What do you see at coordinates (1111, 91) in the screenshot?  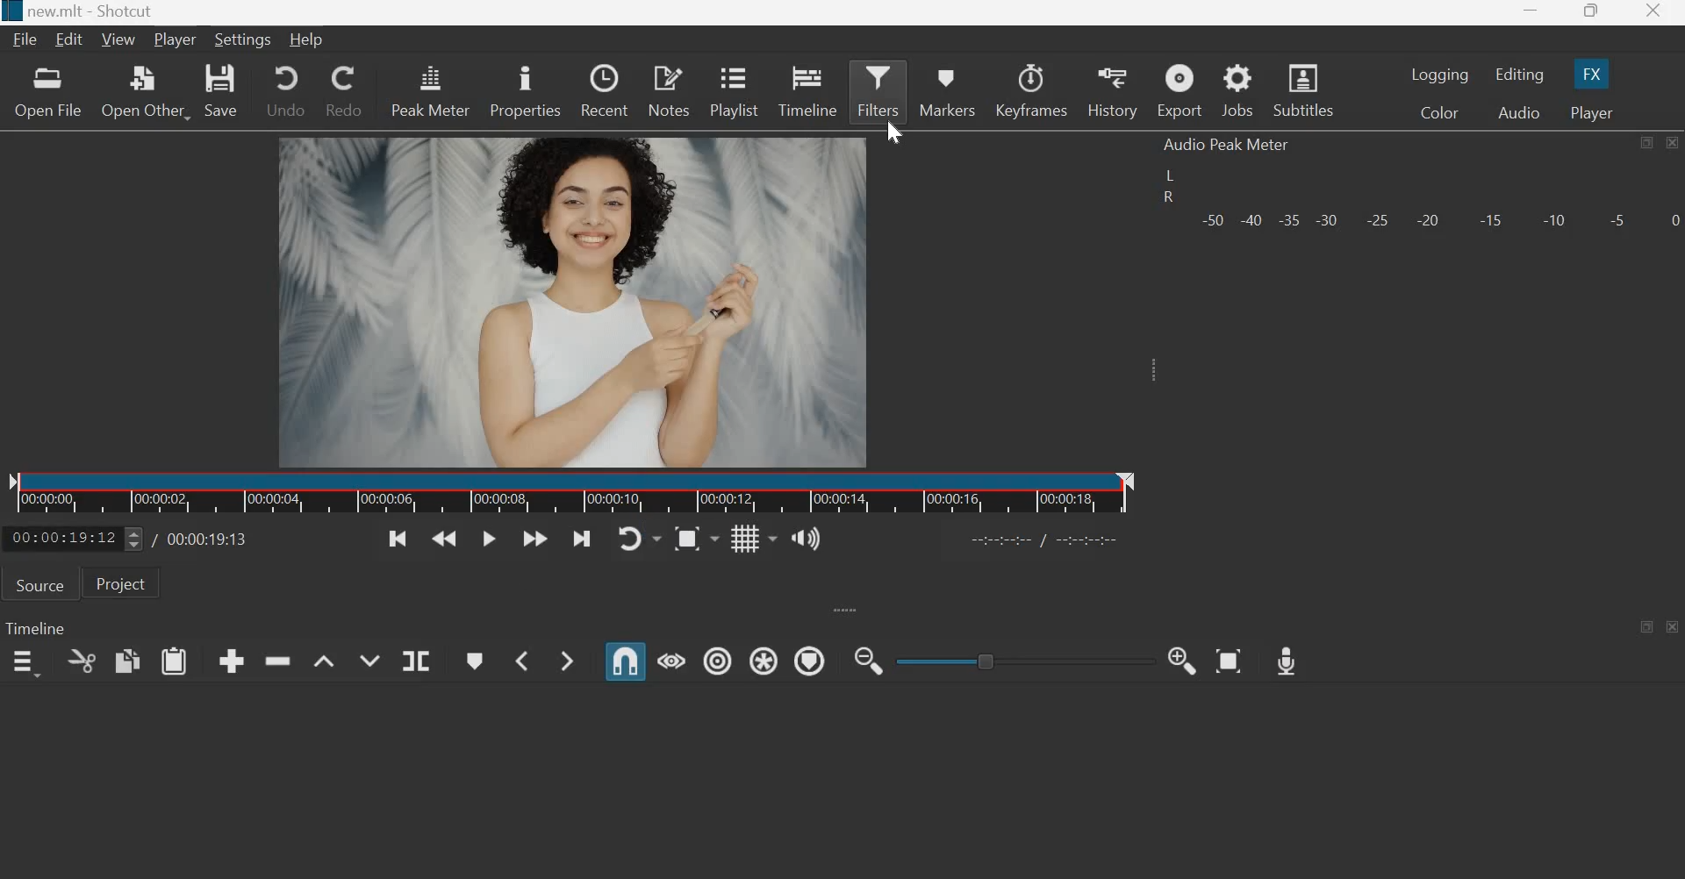 I see `history` at bounding box center [1111, 91].